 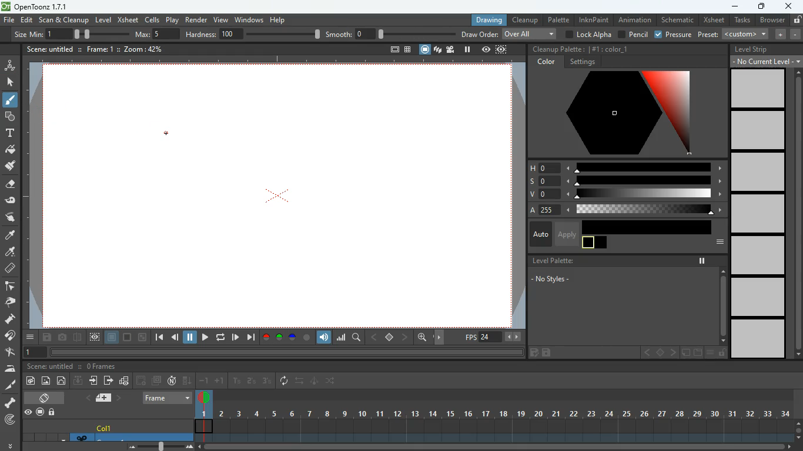 I want to click on move, so click(x=95, y=381).